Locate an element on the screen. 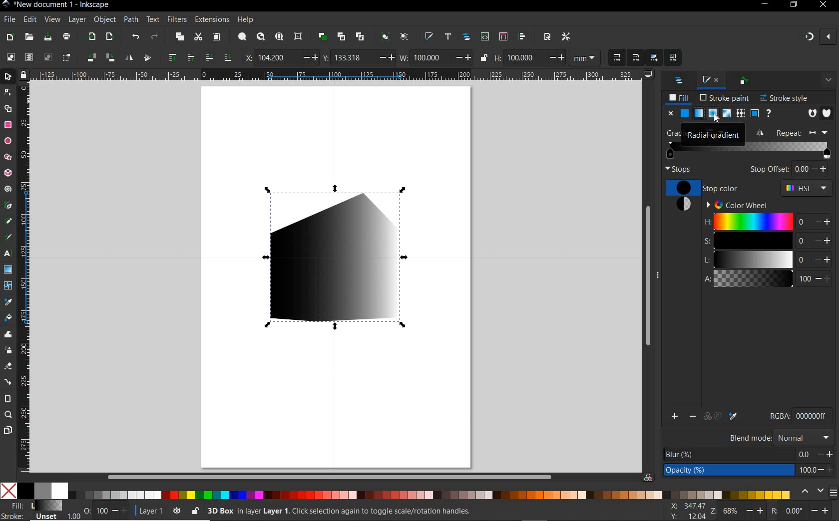 The image size is (839, 521). increase/decrease is located at coordinates (824, 170).